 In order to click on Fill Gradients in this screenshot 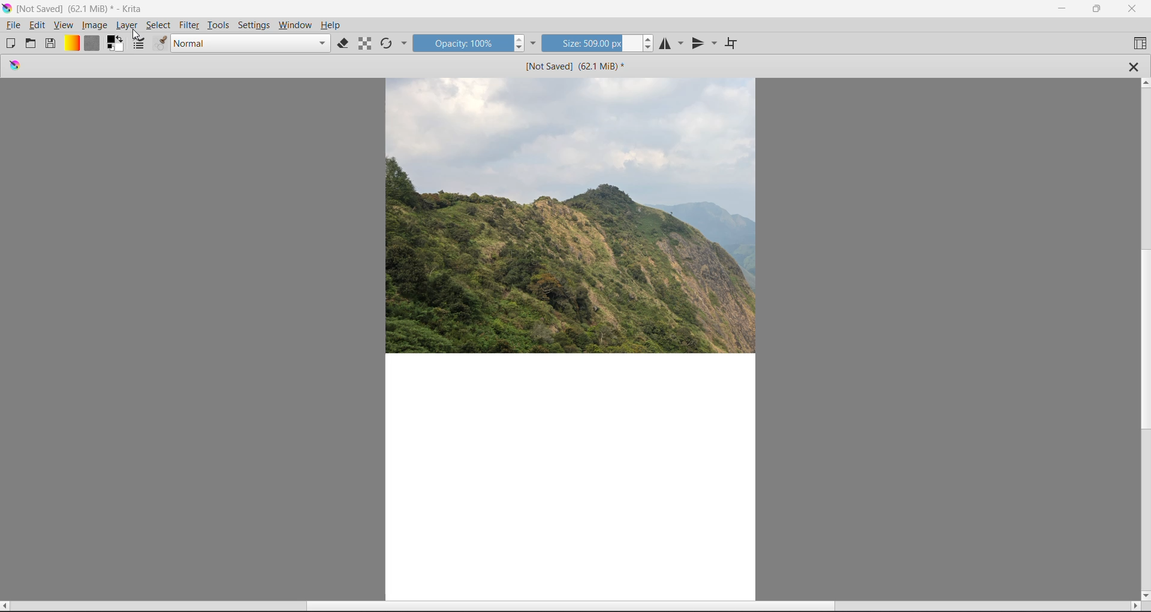, I will do `click(73, 43)`.